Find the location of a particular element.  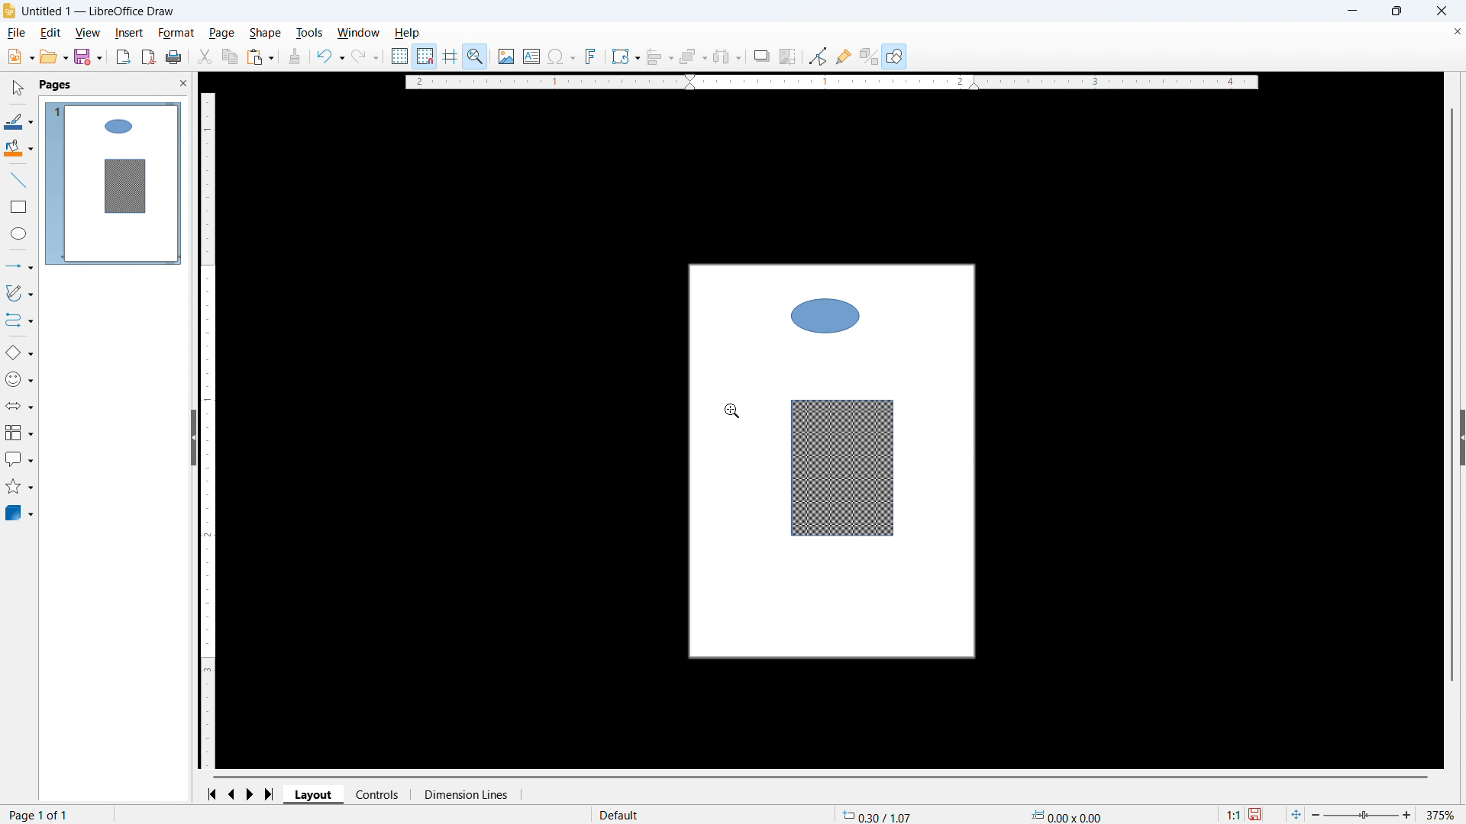

Redo  is located at coordinates (365, 57).